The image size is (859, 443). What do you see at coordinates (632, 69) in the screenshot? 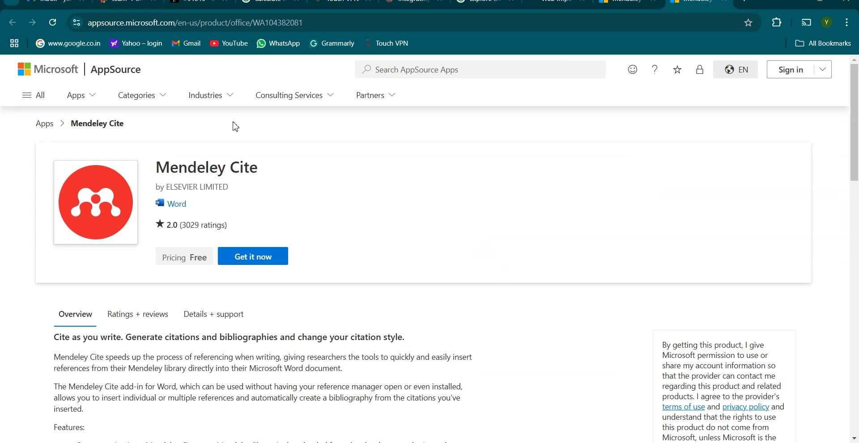
I see `smile Emoji` at bounding box center [632, 69].